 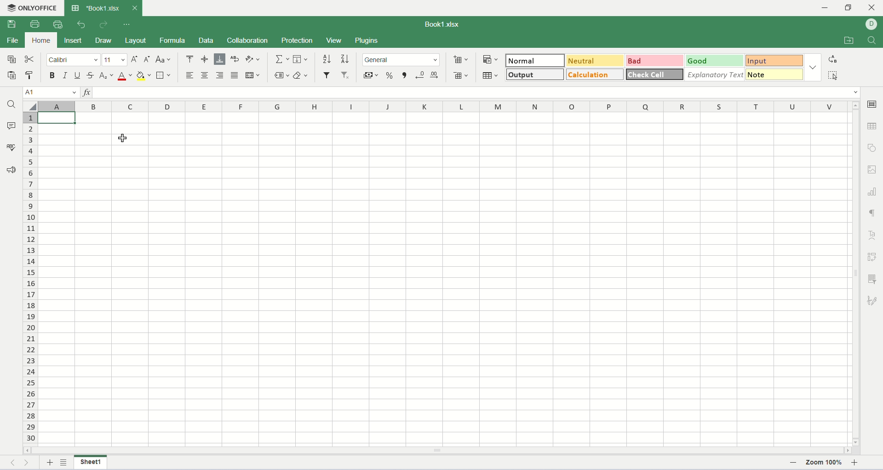 What do you see at coordinates (40, 40) in the screenshot?
I see `home` at bounding box center [40, 40].